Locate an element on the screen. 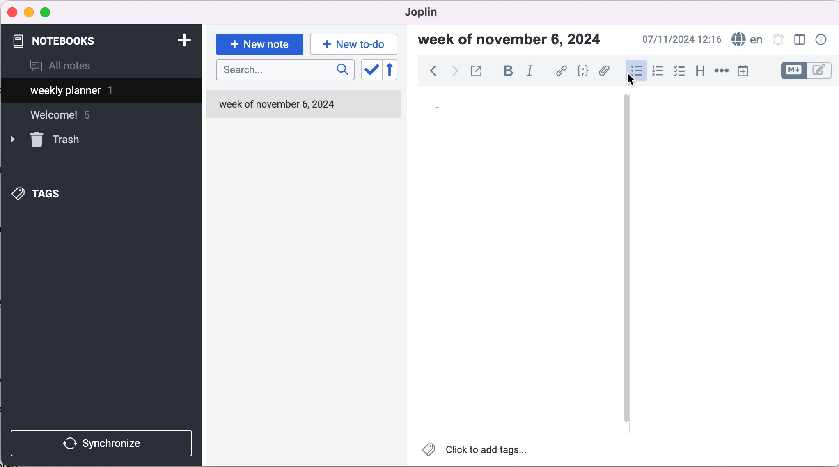 The width and height of the screenshot is (839, 467). properties note is located at coordinates (823, 39).